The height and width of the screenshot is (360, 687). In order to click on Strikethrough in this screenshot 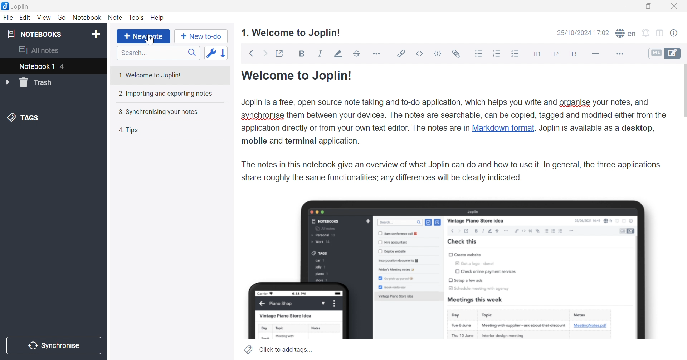, I will do `click(357, 54)`.